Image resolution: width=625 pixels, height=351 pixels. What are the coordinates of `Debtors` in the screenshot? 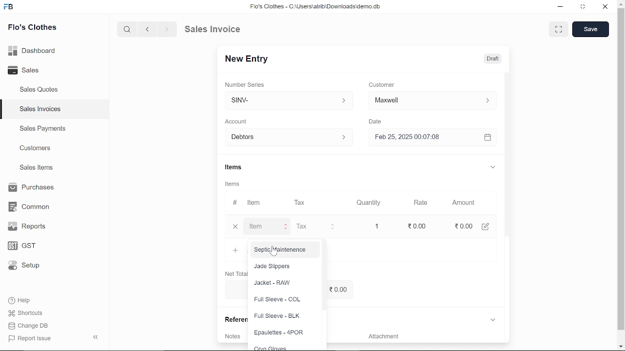 It's located at (291, 137).